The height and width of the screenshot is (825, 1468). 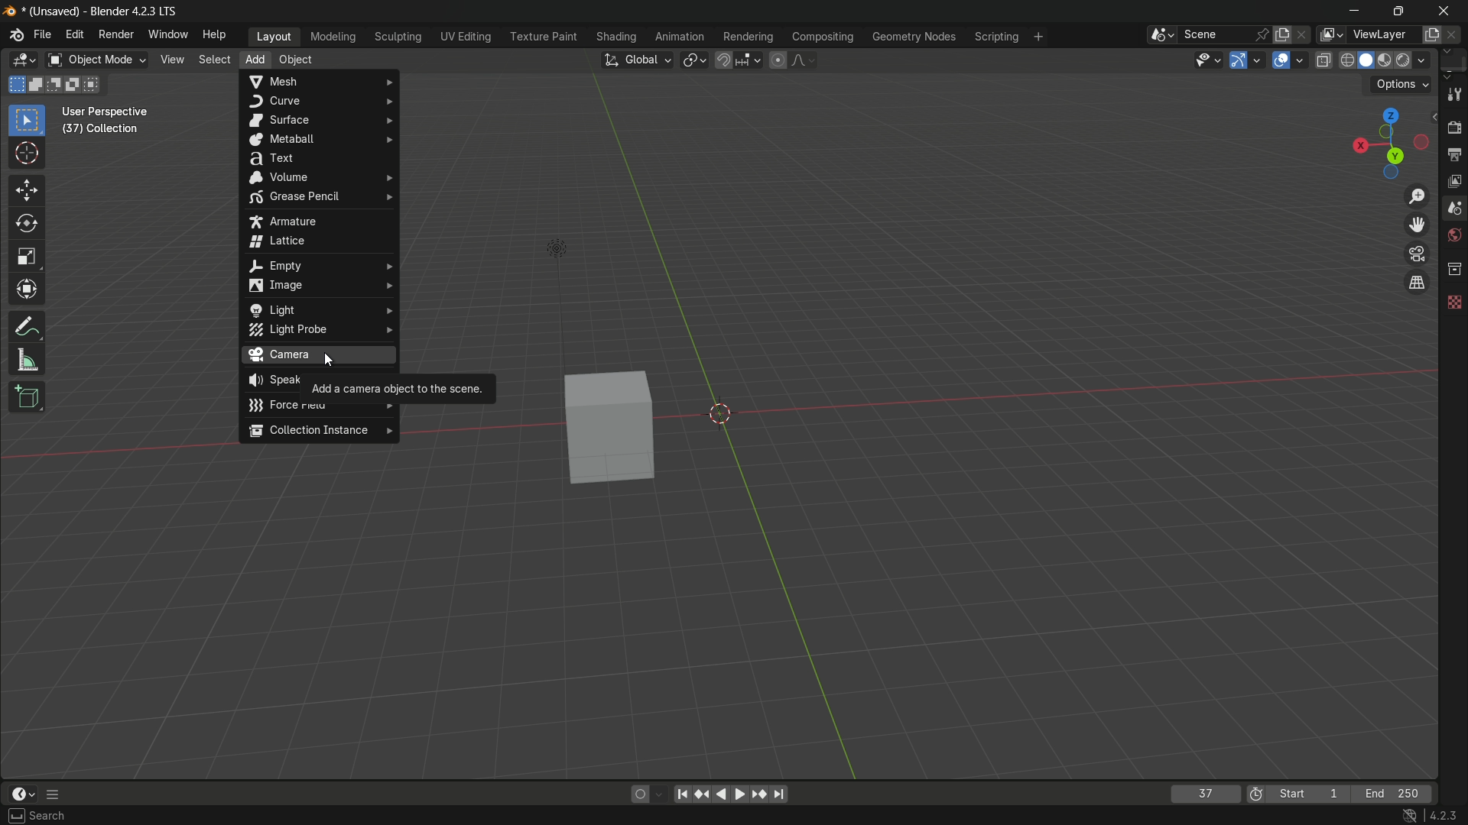 I want to click on browse scene, so click(x=1159, y=35).